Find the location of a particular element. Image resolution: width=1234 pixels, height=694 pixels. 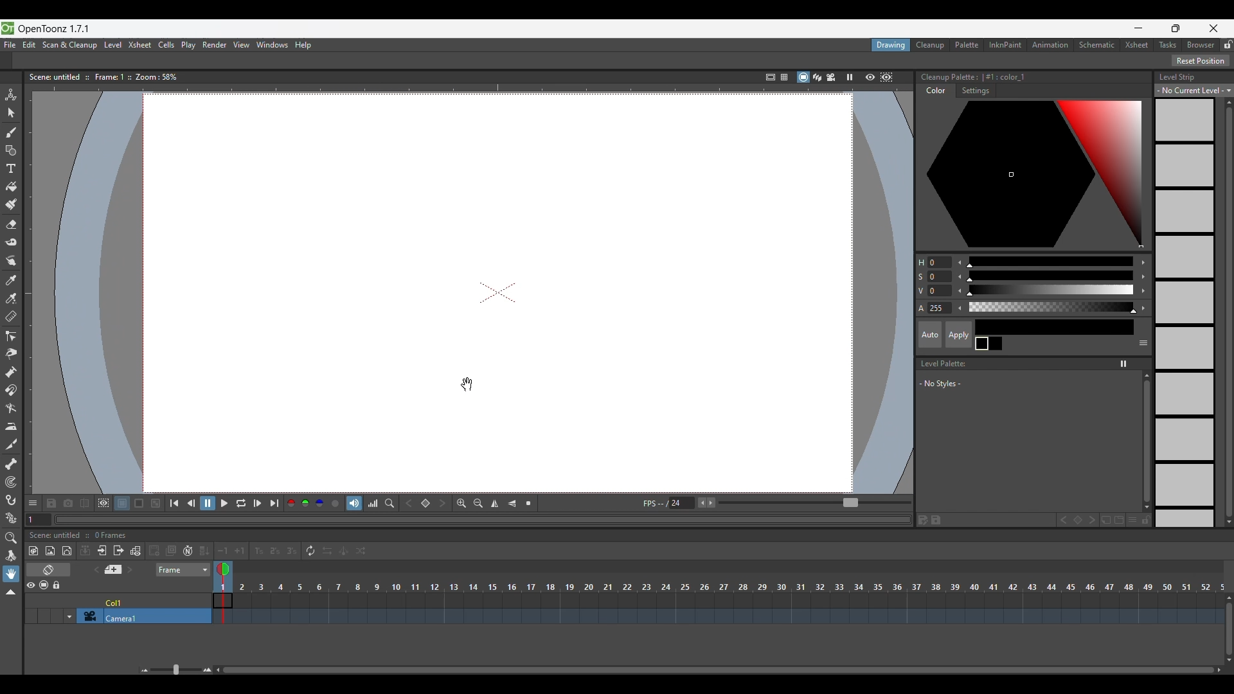

View is located at coordinates (242, 45).